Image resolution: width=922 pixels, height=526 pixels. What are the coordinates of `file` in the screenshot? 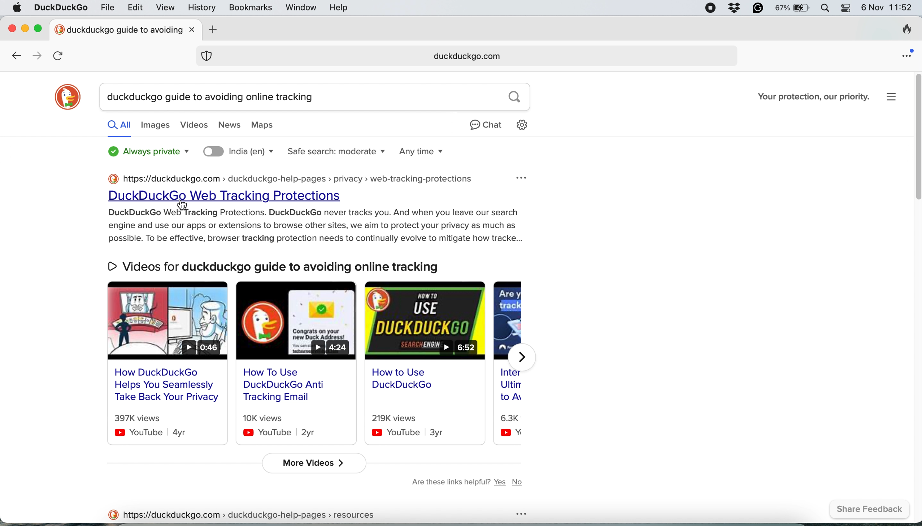 It's located at (106, 8).